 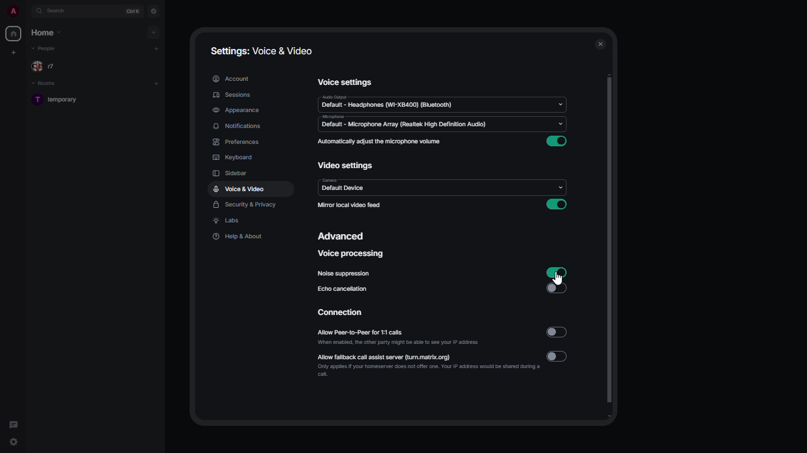 What do you see at coordinates (388, 103) in the screenshot?
I see `audio default` at bounding box center [388, 103].